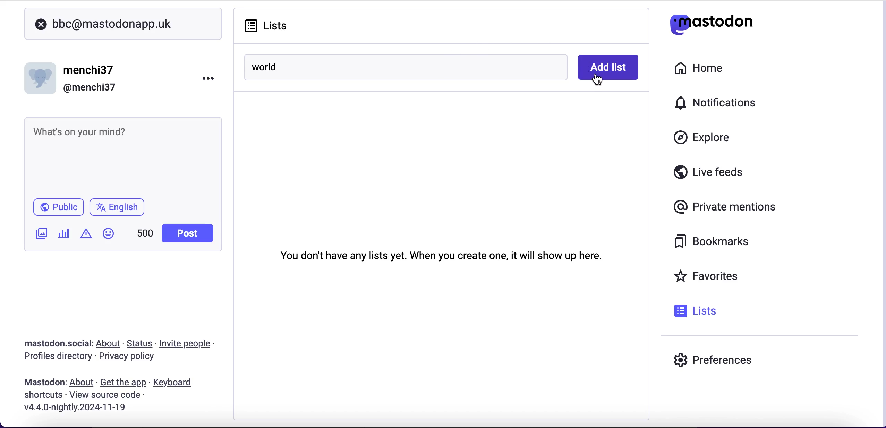  I want to click on characters, so click(145, 234).